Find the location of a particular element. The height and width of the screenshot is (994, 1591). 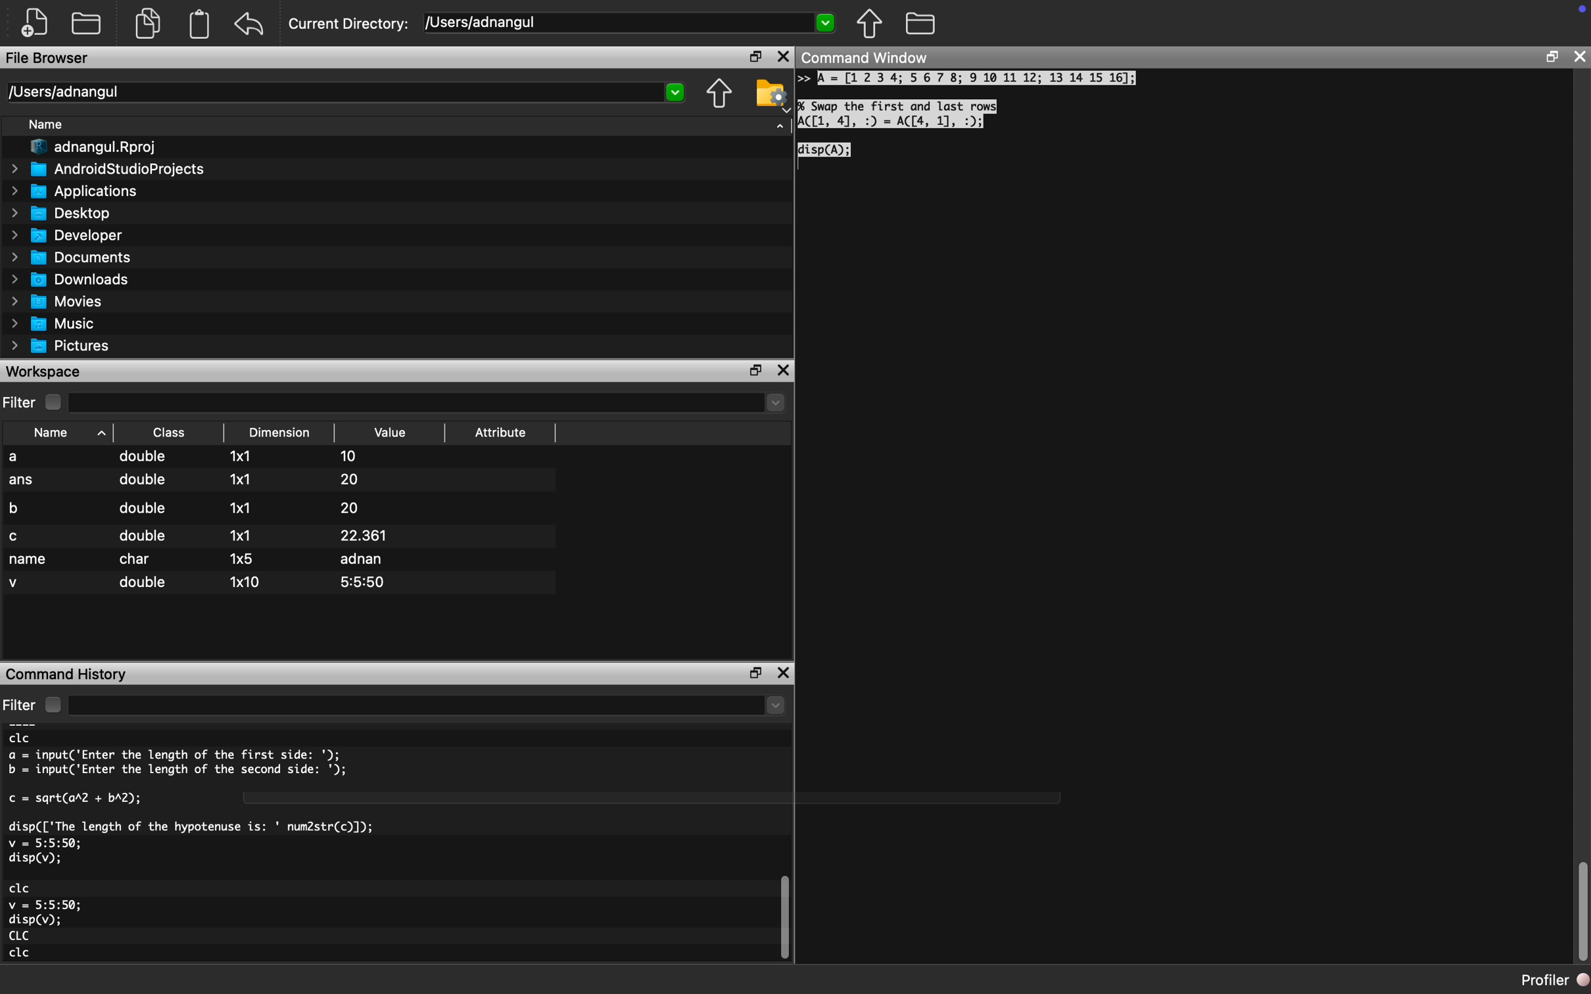

Command Window is located at coordinates (873, 59).